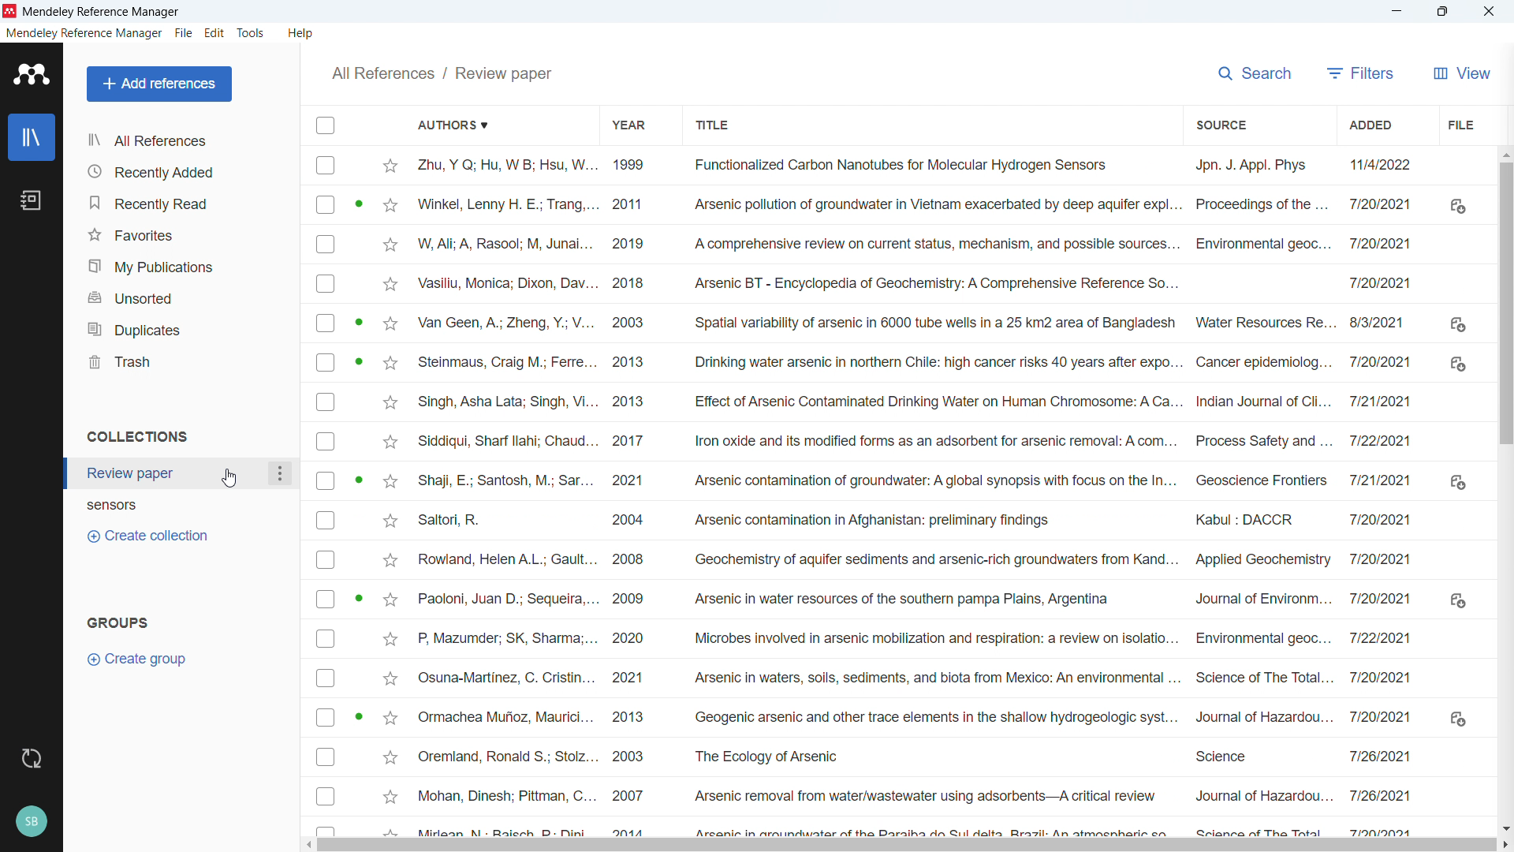 The image size is (1514, 852). Describe the element at coordinates (908, 846) in the screenshot. I see `Horizontal scroll bar ` at that location.